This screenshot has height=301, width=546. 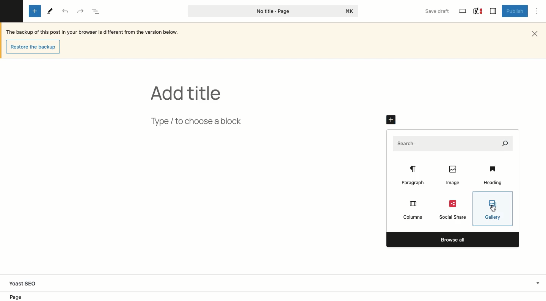 What do you see at coordinates (210, 121) in the screenshot?
I see `Type / choose a block` at bounding box center [210, 121].